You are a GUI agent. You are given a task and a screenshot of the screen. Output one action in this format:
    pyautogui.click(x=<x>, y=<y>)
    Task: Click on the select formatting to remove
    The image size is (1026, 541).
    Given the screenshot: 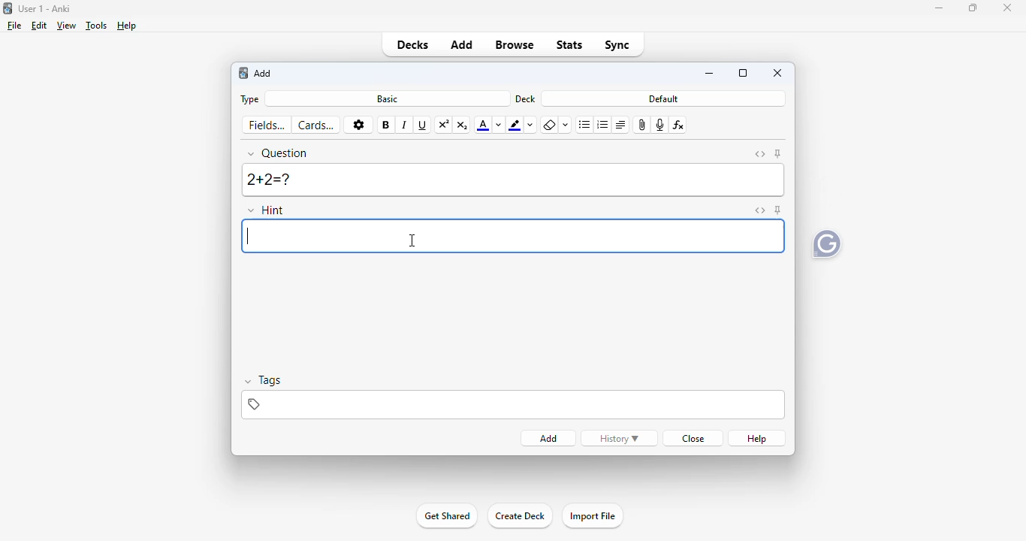 What is the action you would take?
    pyautogui.click(x=566, y=125)
    